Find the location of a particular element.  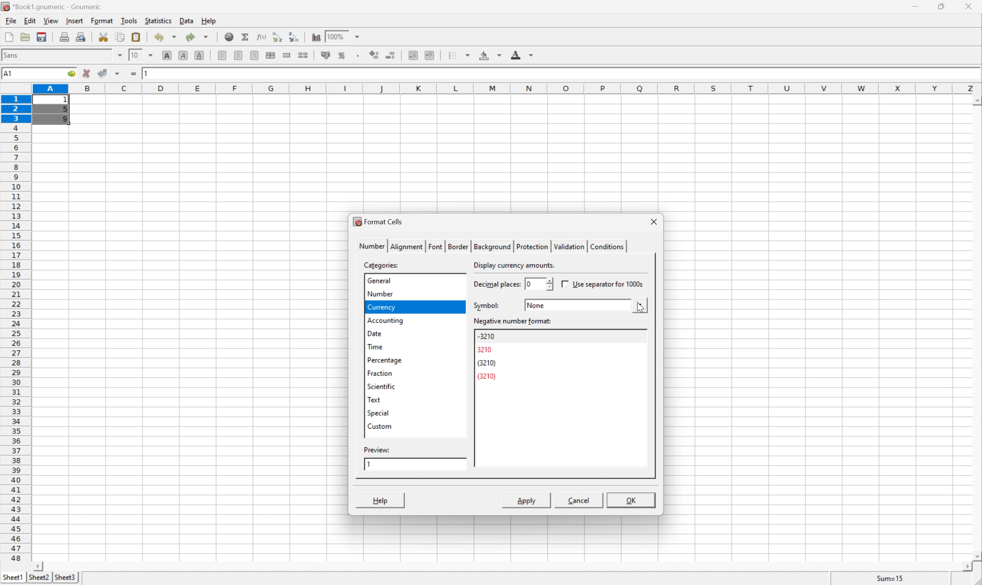

time is located at coordinates (375, 346).